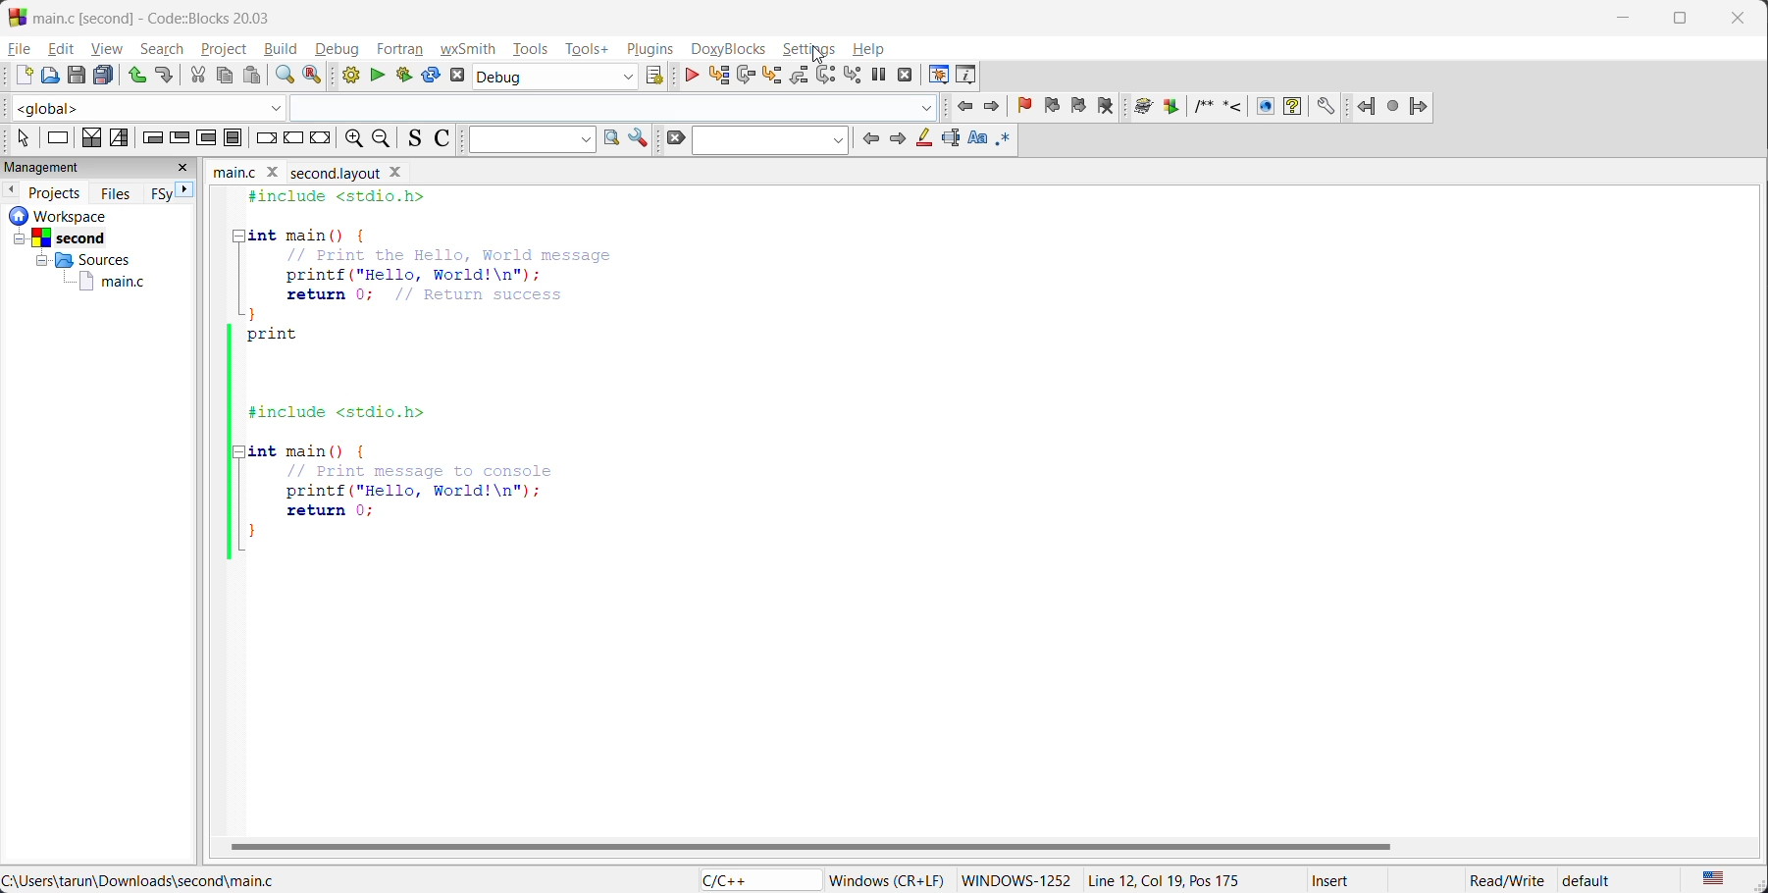  I want to click on toggle comments, so click(442, 141).